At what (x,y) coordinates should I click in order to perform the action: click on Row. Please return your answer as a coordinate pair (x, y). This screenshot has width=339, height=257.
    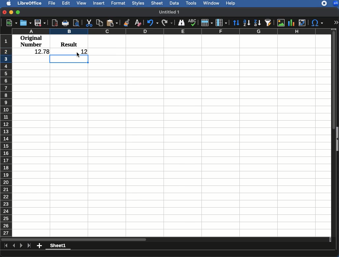
    Looking at the image, I should click on (207, 23).